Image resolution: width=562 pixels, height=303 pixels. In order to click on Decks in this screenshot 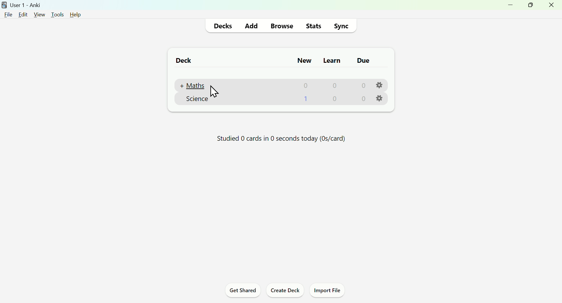, I will do `click(223, 26)`.